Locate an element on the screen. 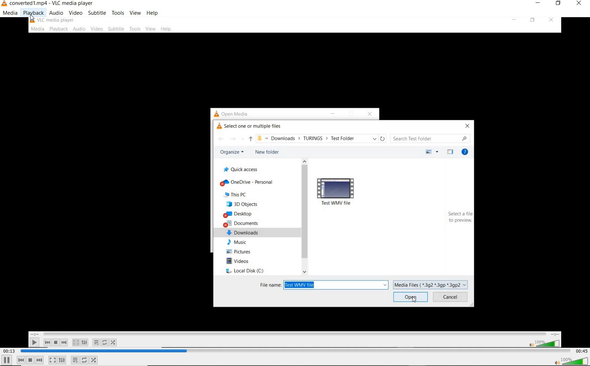 The image size is (590, 366). tools is located at coordinates (118, 12).